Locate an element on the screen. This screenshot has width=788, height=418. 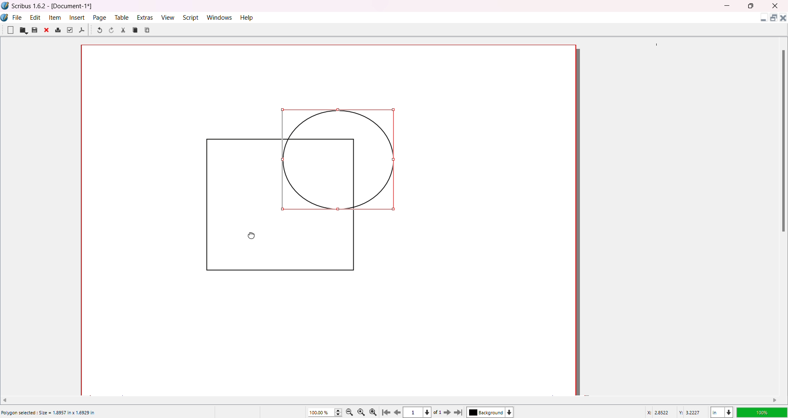
Current page is located at coordinates (415, 413).